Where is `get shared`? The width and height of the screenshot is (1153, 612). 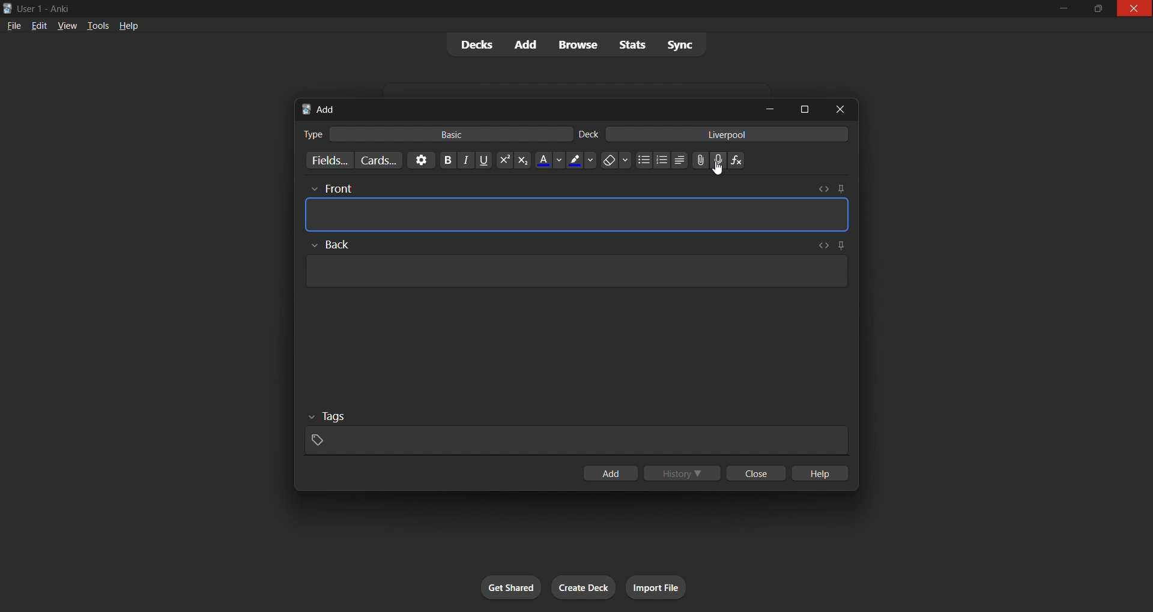 get shared is located at coordinates (498, 584).